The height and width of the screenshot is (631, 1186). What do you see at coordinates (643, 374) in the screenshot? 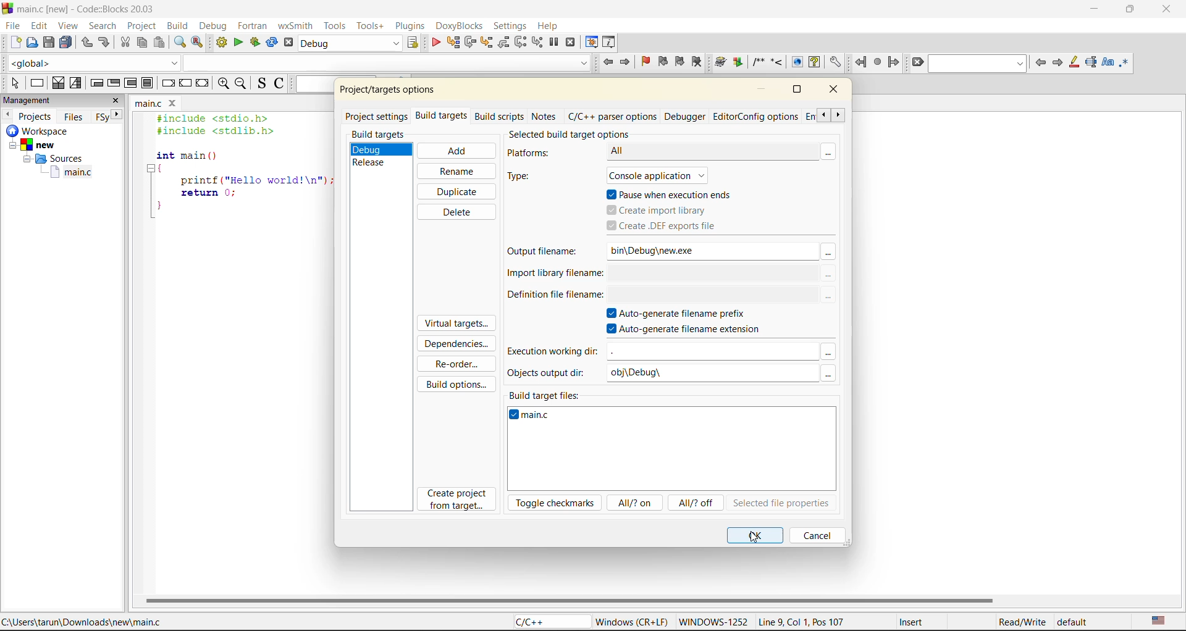
I see `obj\Debug\` at bounding box center [643, 374].